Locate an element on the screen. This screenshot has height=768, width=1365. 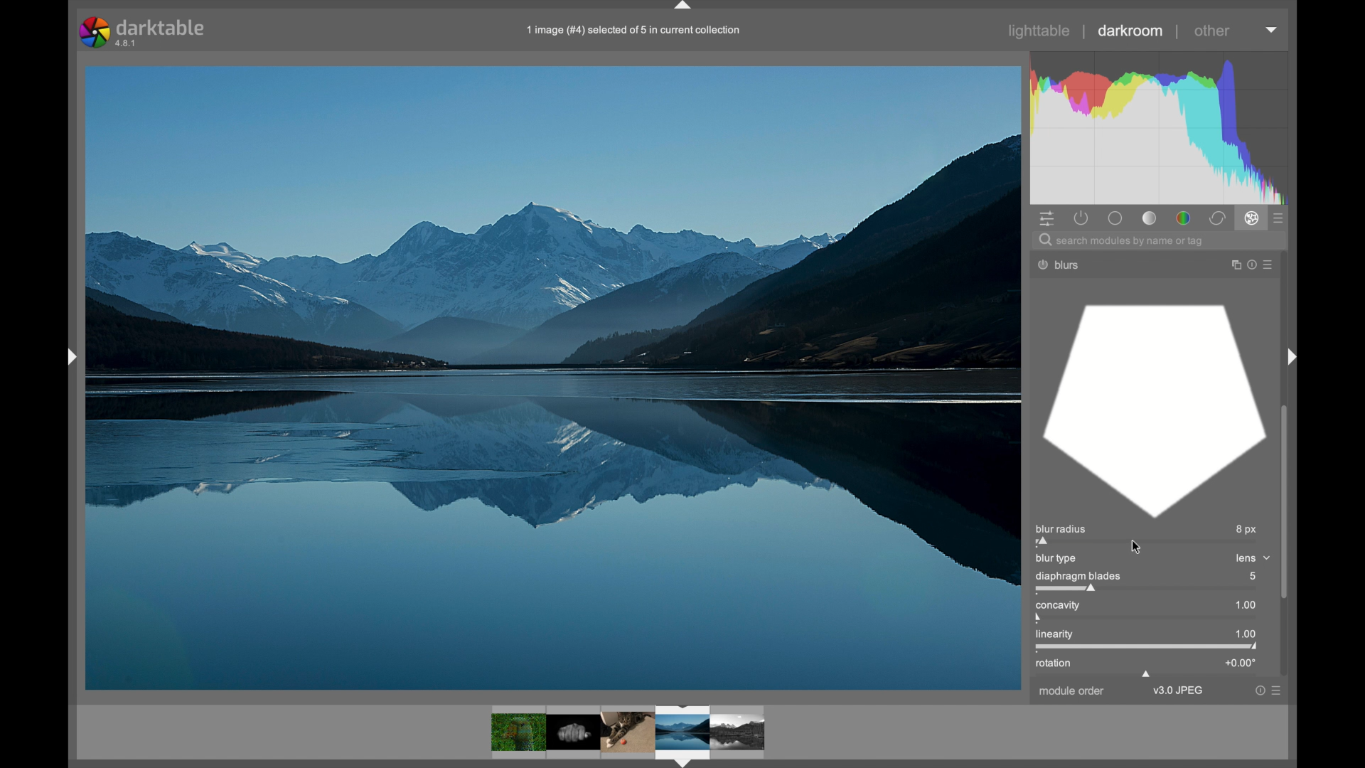
slider is located at coordinates (1148, 590).